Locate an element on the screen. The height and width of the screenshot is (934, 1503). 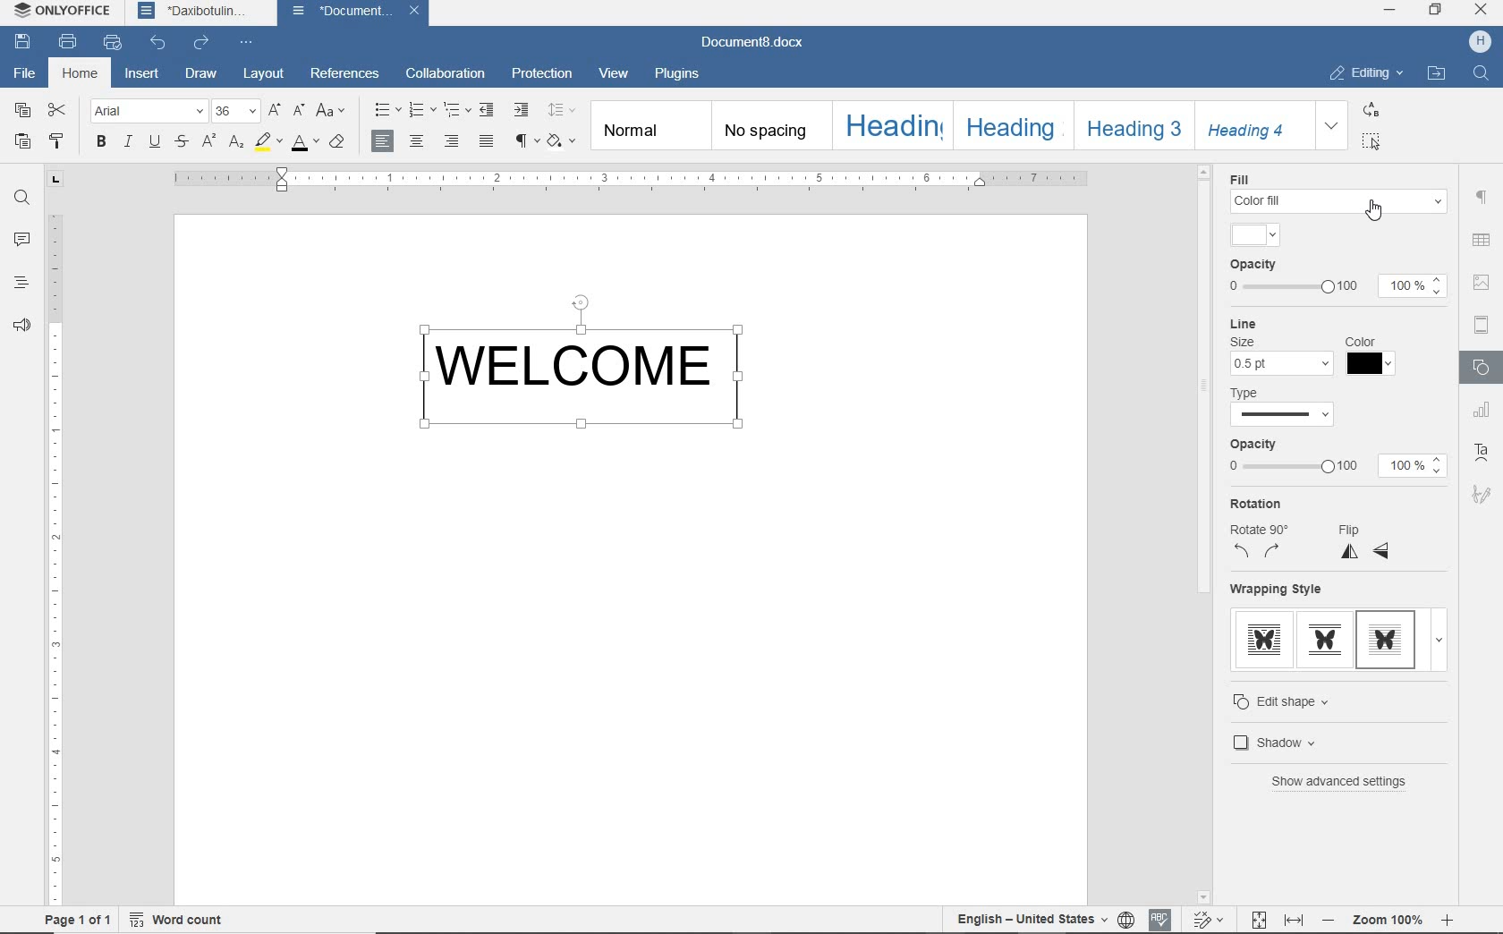
Rotate 90 is located at coordinates (1265, 528).